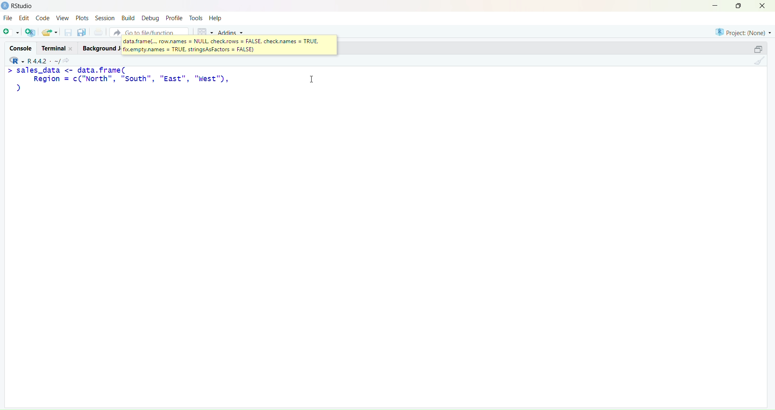 The height and width of the screenshot is (410, 775). What do you see at coordinates (743, 31) in the screenshot?
I see `Project: (None)` at bounding box center [743, 31].